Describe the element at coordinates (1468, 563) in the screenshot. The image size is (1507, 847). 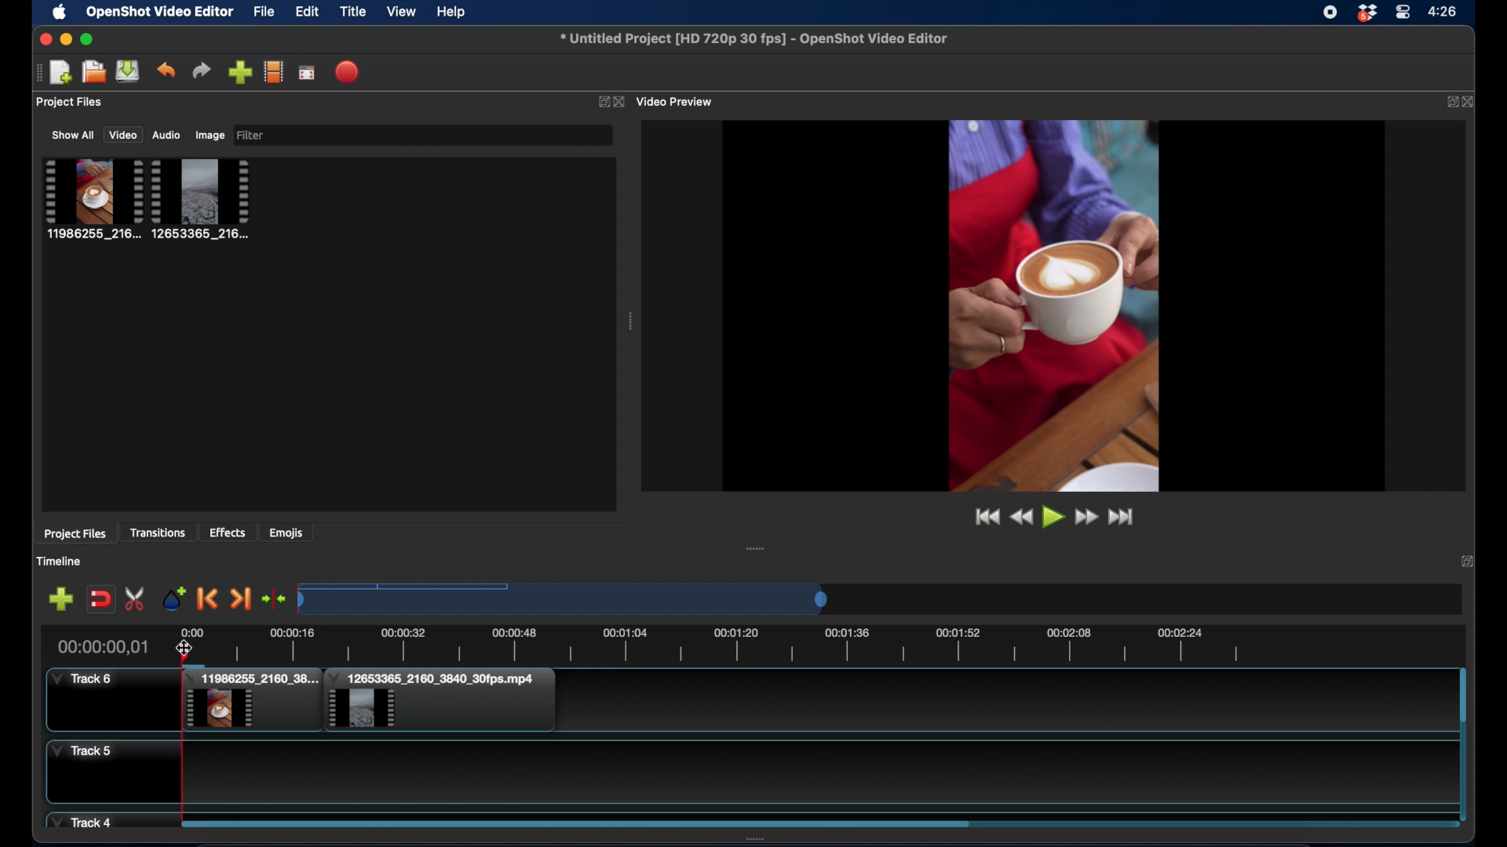
I see `expand` at that location.